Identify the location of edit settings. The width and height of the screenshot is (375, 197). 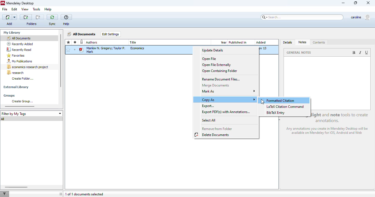
(111, 34).